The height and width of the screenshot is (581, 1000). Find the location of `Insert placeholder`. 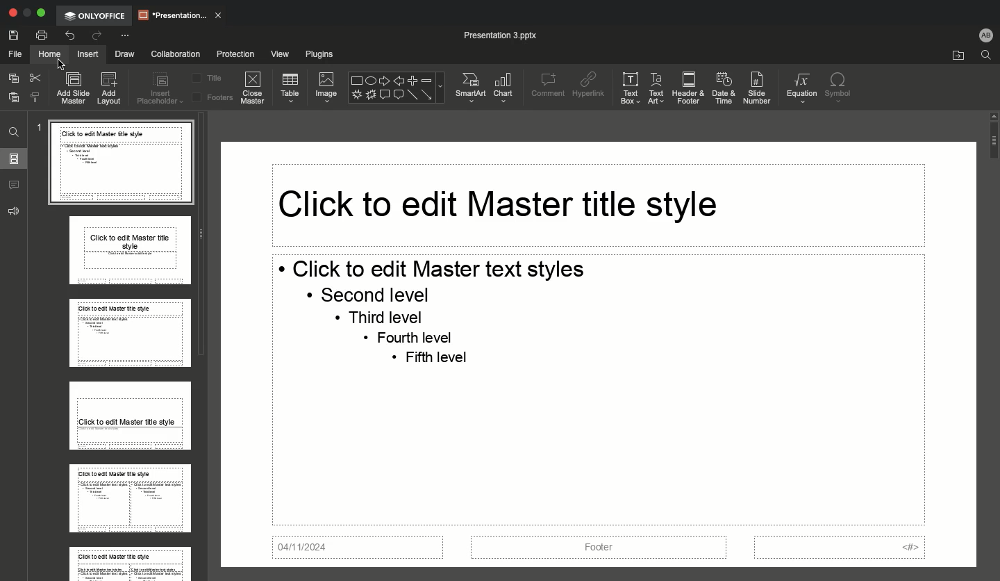

Insert placeholder is located at coordinates (161, 90).